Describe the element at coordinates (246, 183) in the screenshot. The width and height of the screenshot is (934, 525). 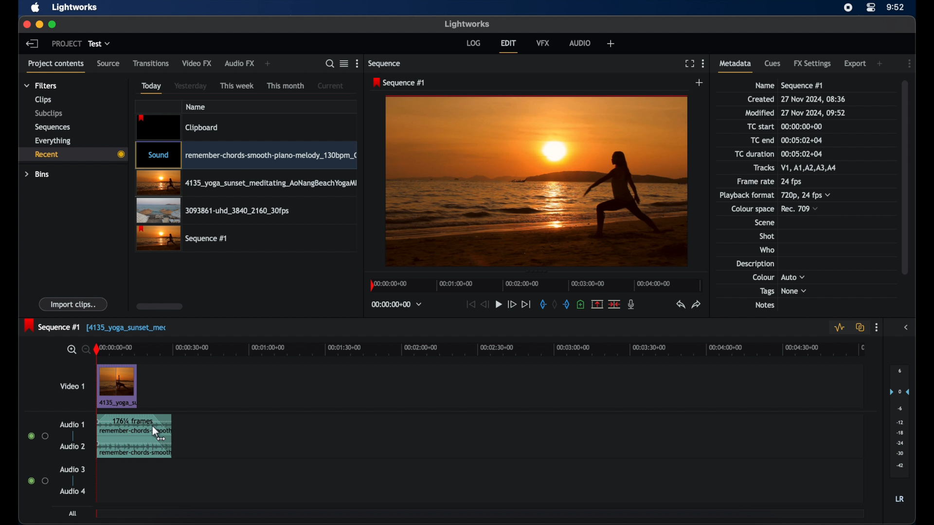
I see `video clip` at that location.